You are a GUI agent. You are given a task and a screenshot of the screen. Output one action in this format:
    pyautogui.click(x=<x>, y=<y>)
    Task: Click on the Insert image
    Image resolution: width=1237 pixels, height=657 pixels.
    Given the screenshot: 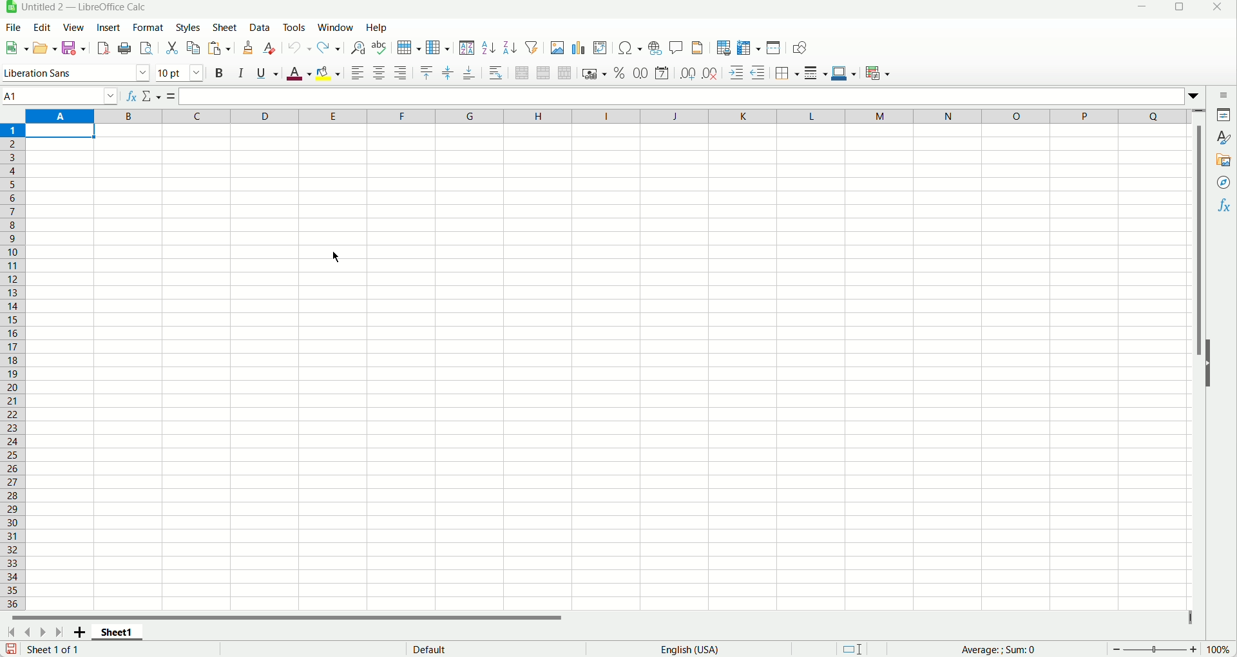 What is the action you would take?
    pyautogui.click(x=556, y=46)
    